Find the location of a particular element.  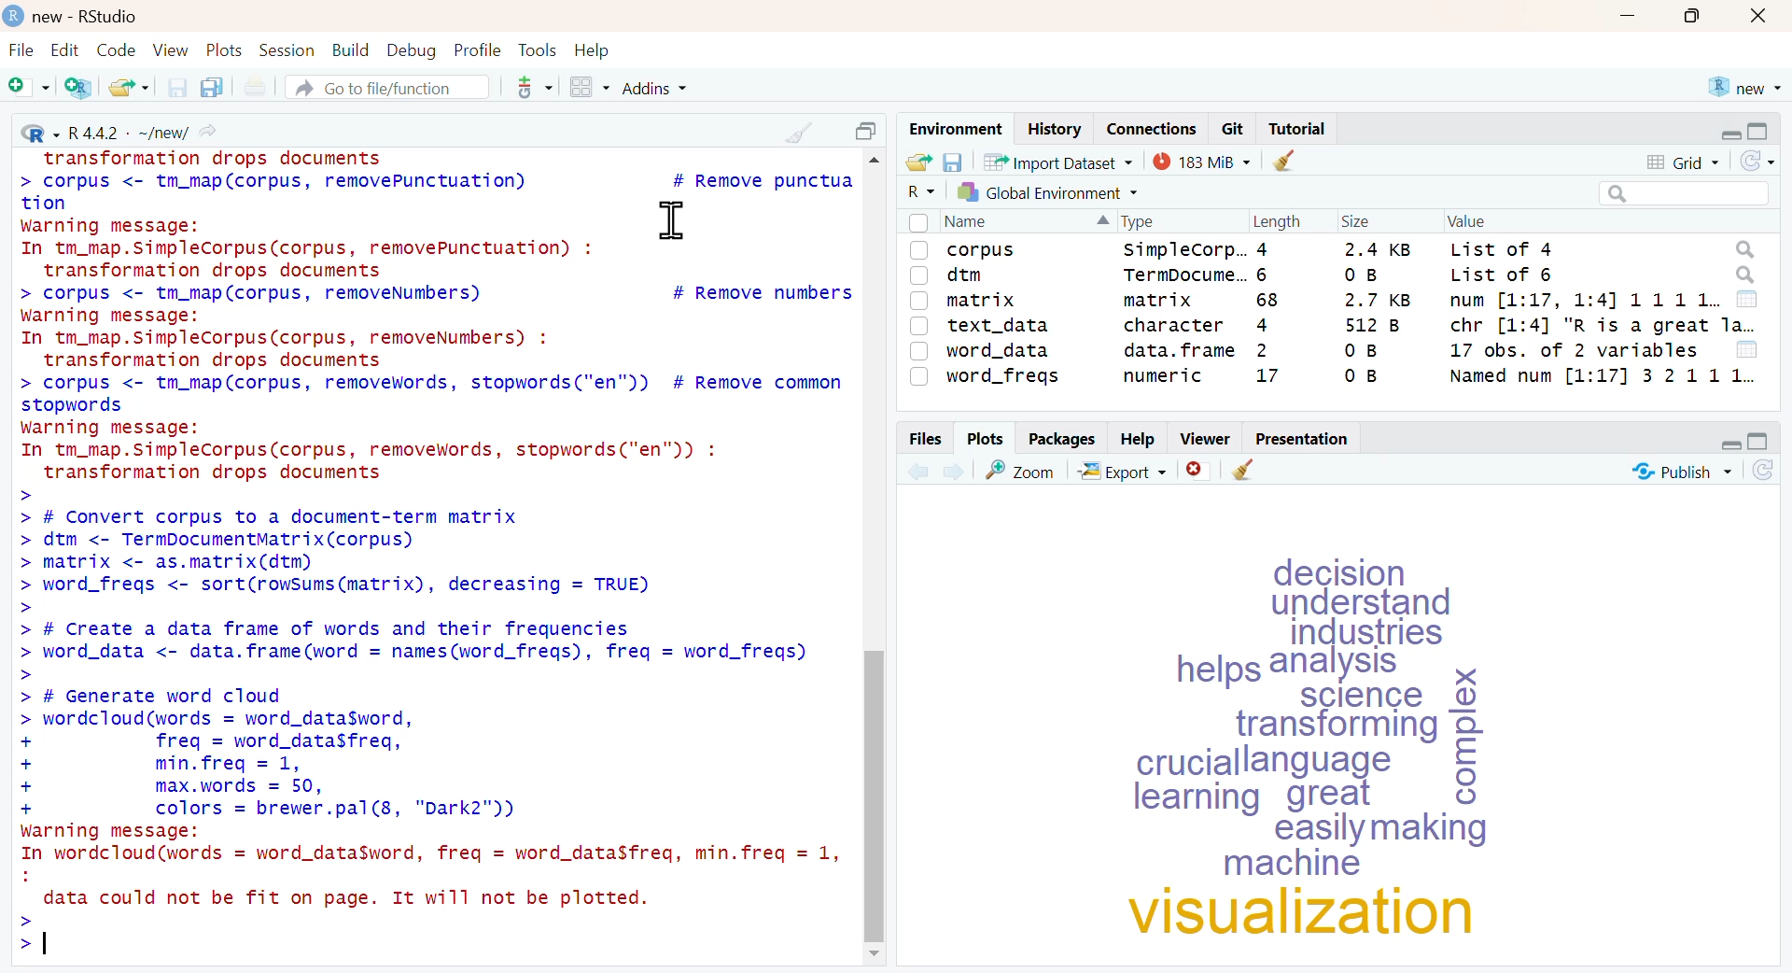

Check box is located at coordinates (920, 326).